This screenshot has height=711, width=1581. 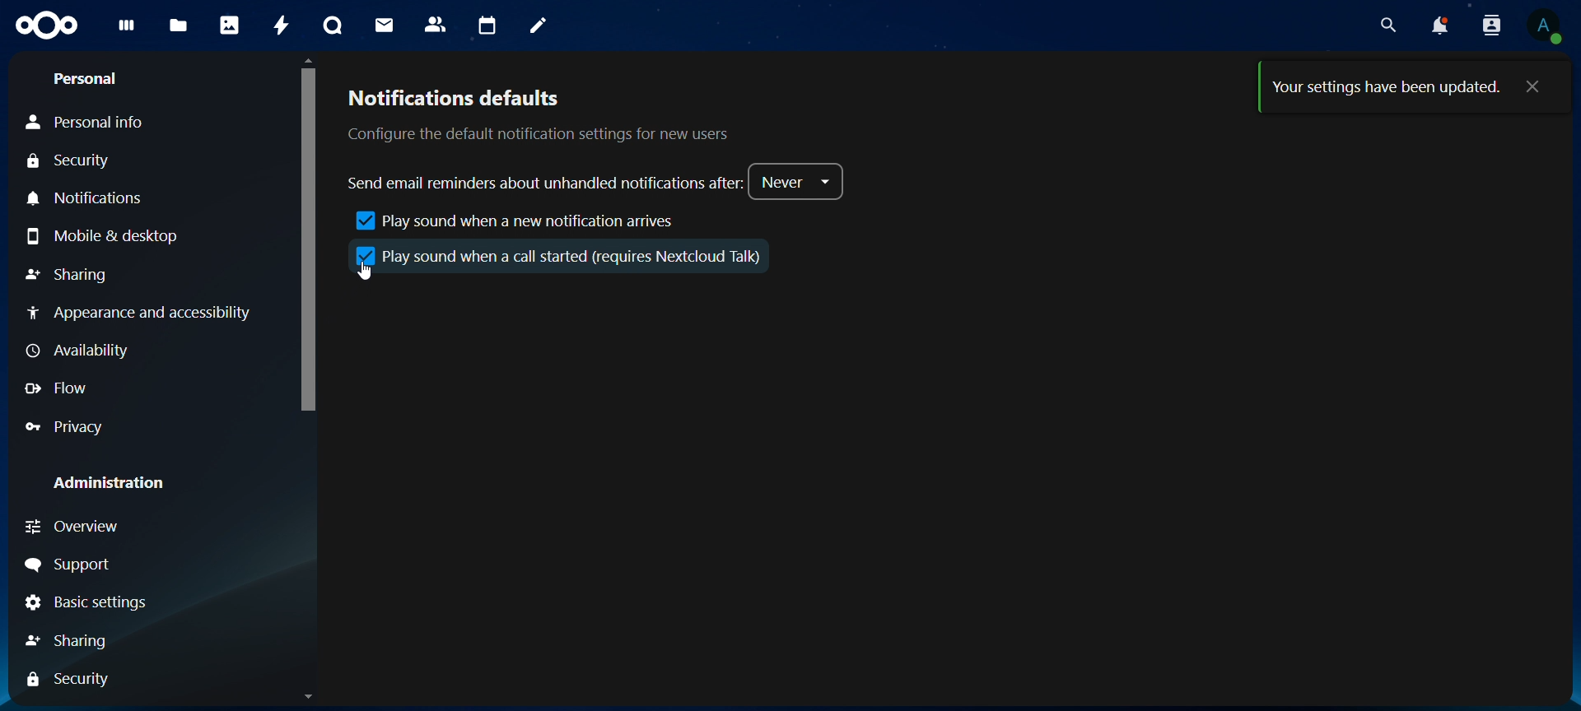 What do you see at coordinates (57, 390) in the screenshot?
I see `Flow` at bounding box center [57, 390].